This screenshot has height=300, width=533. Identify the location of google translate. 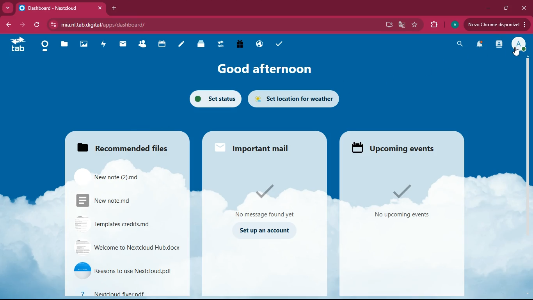
(402, 24).